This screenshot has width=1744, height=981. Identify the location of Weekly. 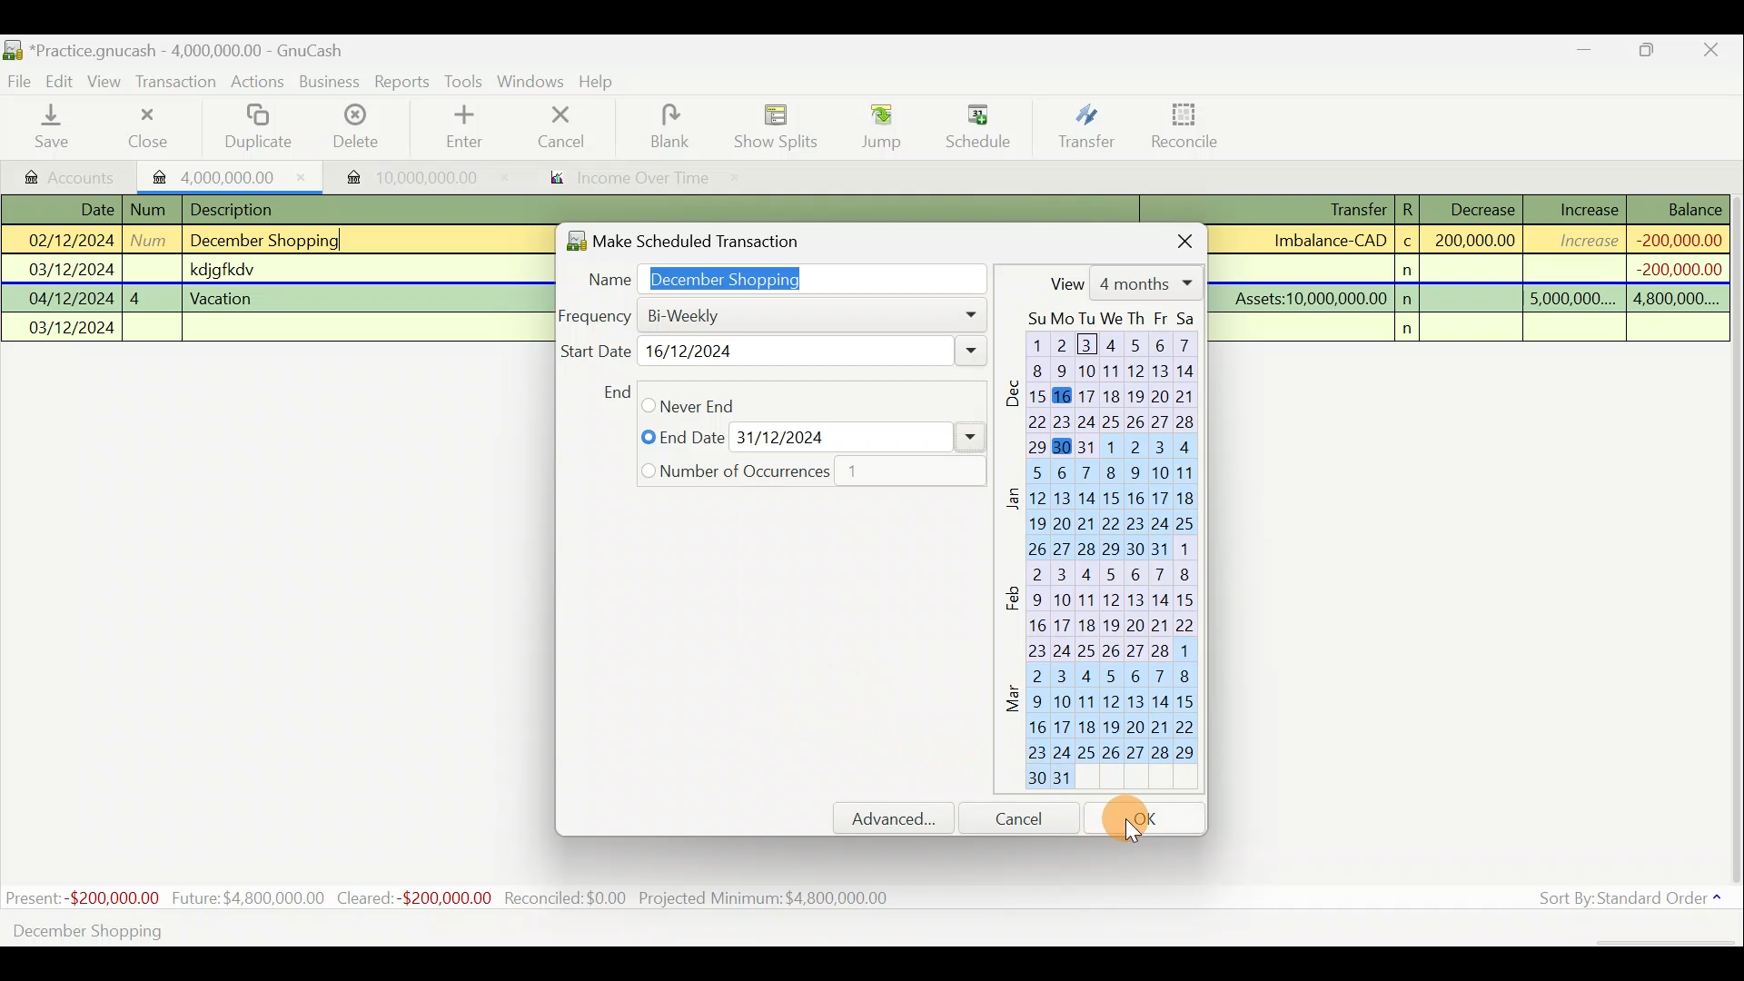
(699, 352).